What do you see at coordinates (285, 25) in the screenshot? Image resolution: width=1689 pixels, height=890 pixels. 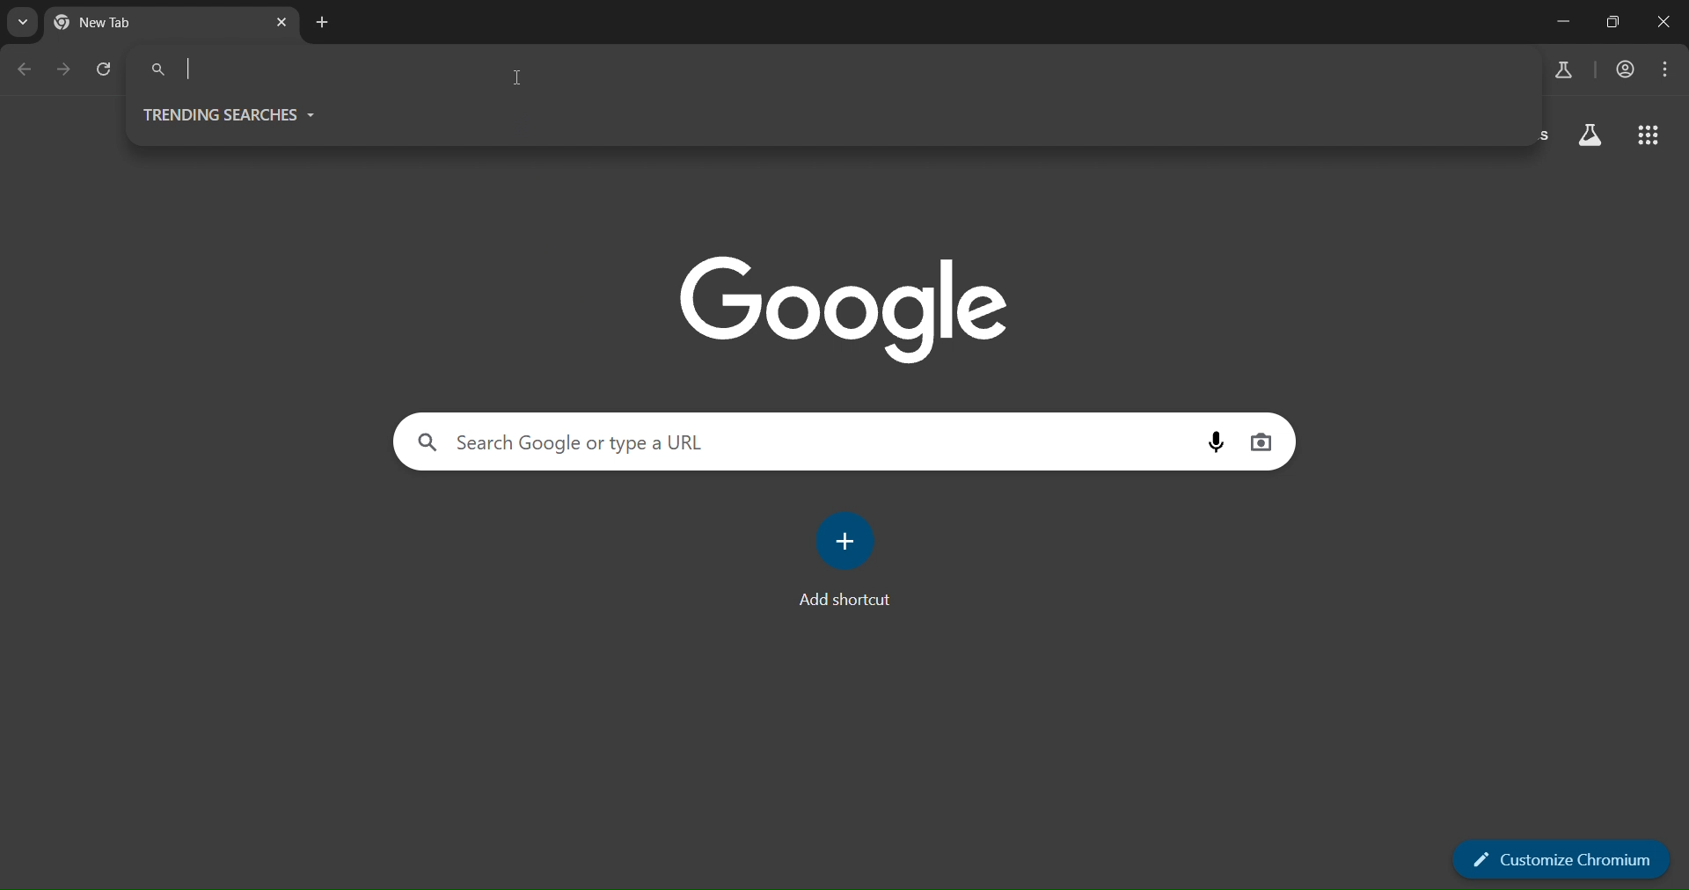 I see `close tab` at bounding box center [285, 25].